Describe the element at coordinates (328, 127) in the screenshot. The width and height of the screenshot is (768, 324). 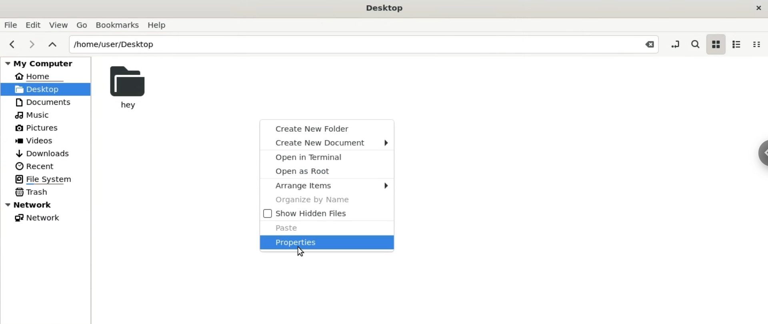
I see `create new folders` at that location.